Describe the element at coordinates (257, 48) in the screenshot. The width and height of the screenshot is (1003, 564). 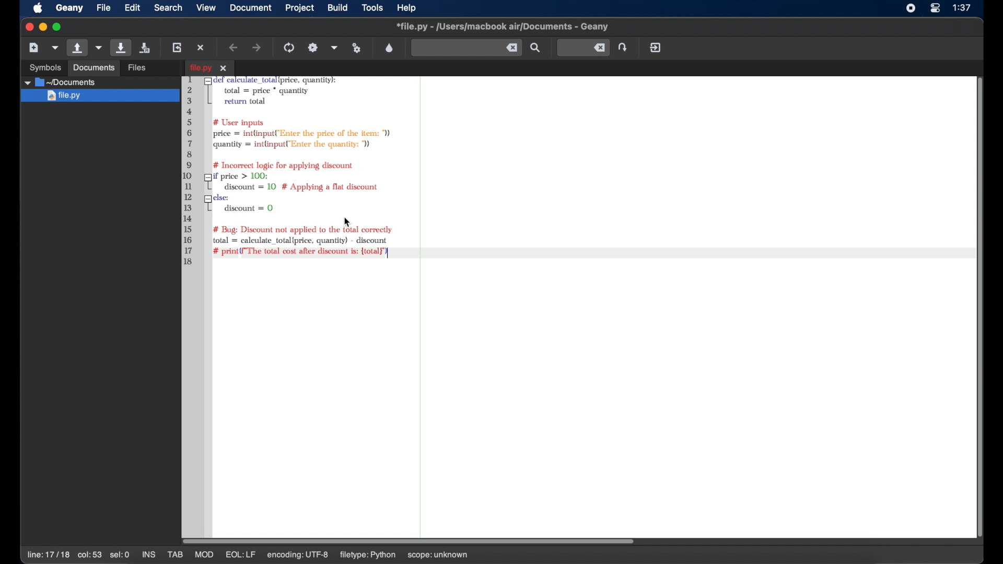
I see `navigate forward a location` at that location.